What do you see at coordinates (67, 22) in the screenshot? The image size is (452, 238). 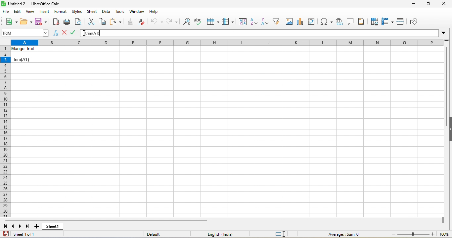 I see `print` at bounding box center [67, 22].